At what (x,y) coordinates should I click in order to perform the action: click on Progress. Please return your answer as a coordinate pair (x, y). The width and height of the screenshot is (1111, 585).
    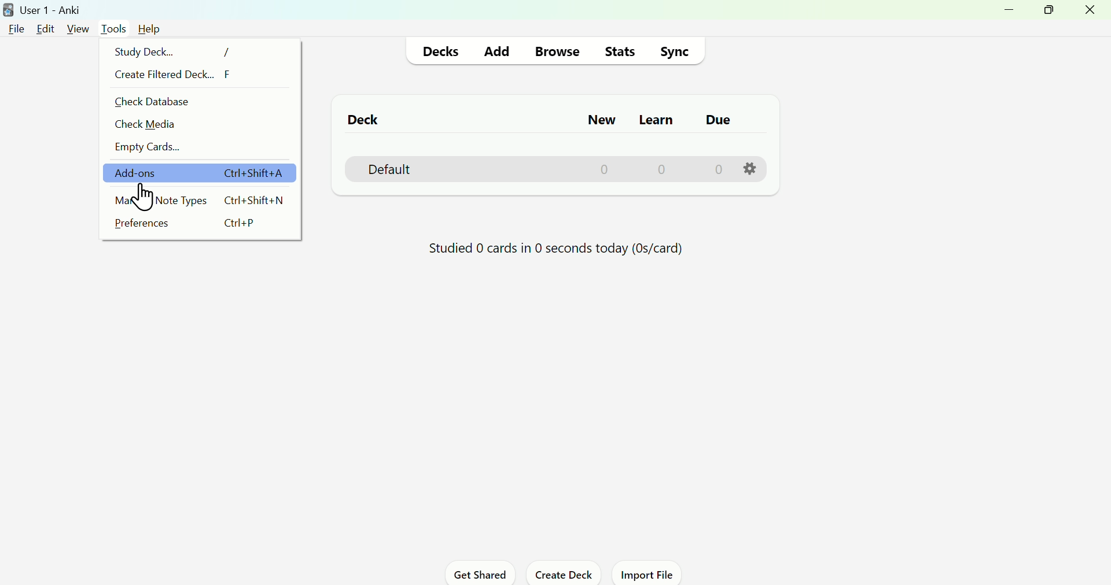
    Looking at the image, I should click on (550, 248).